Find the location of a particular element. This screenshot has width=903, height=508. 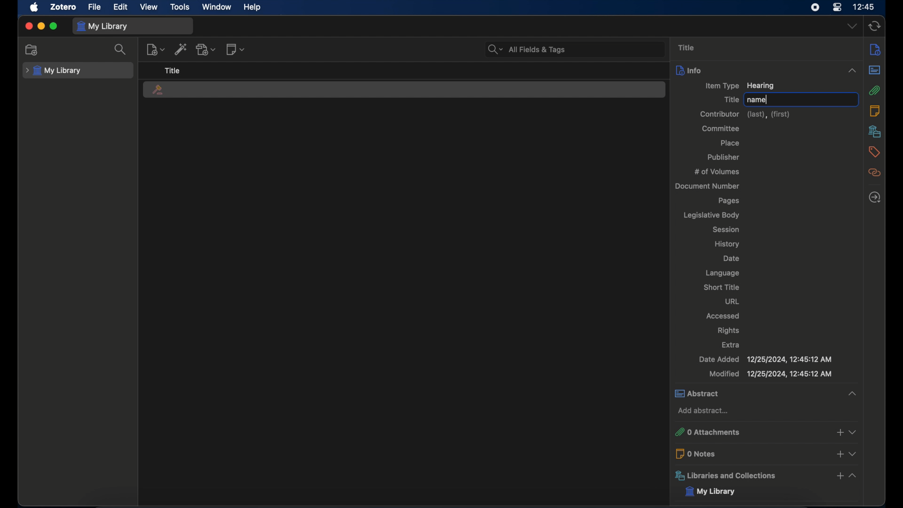

libraries is located at coordinates (875, 131).